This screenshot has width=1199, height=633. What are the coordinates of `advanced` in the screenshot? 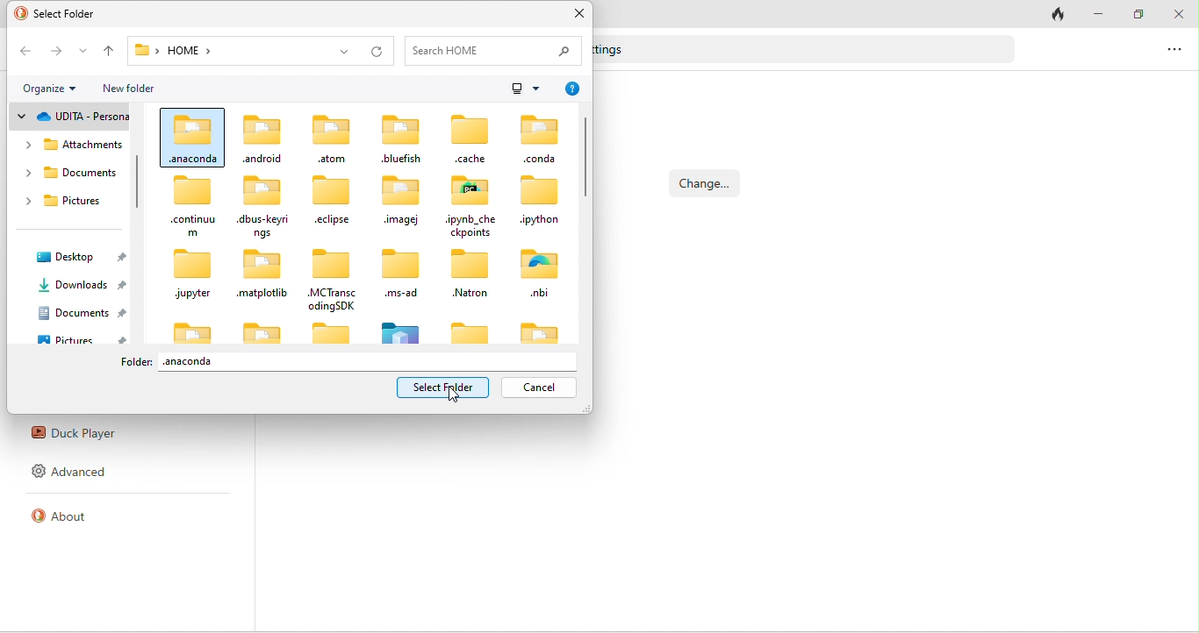 It's located at (72, 475).